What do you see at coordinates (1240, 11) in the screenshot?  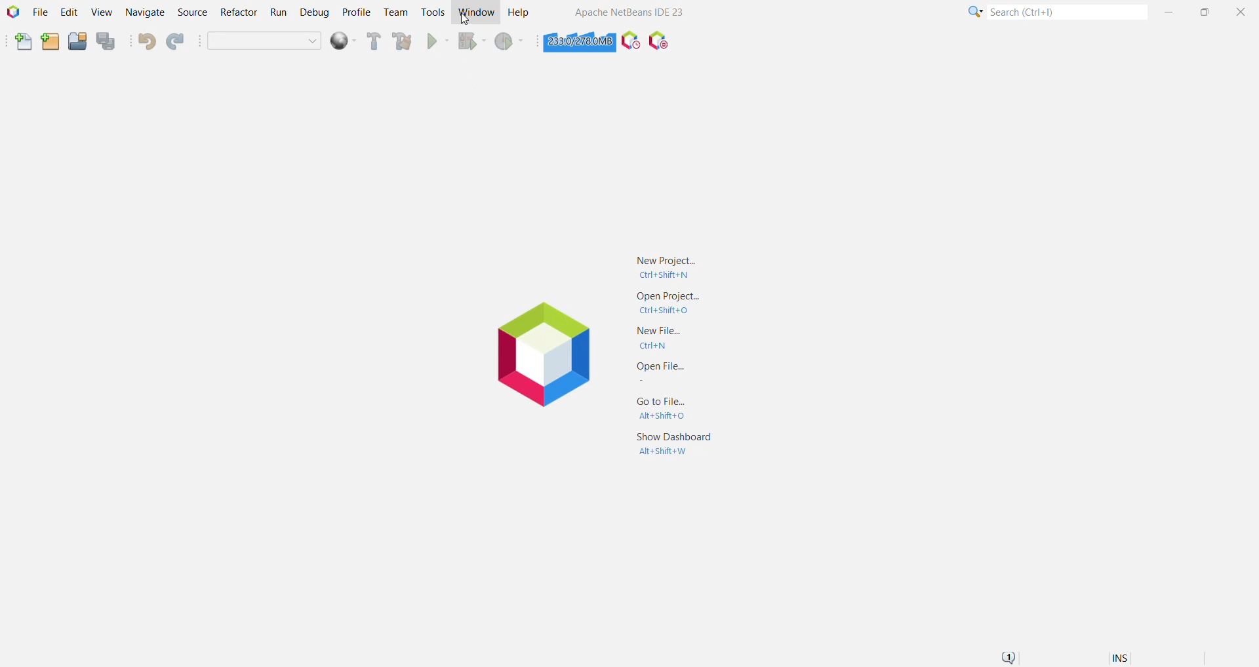 I see `Close` at bounding box center [1240, 11].